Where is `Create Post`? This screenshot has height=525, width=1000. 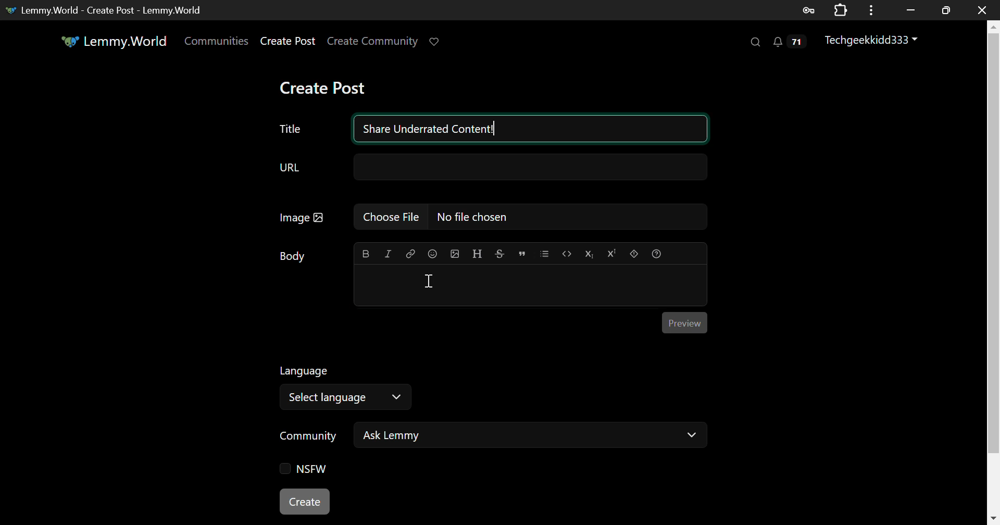 Create Post is located at coordinates (288, 42).